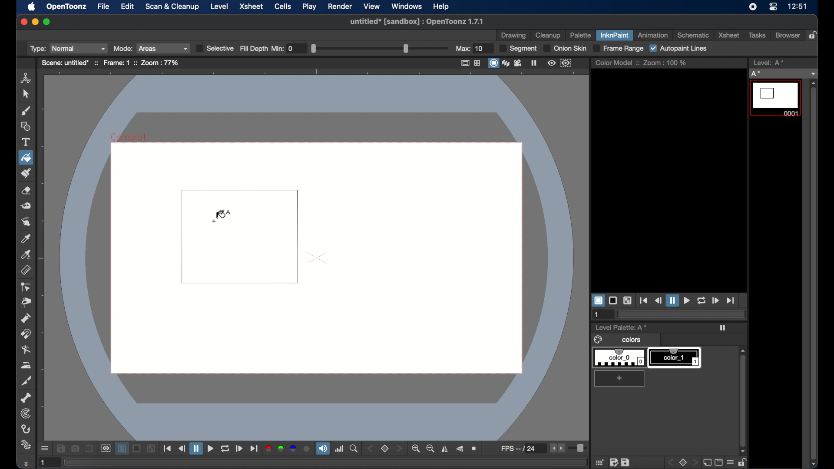 The height and width of the screenshot is (469, 834). Describe the element at coordinates (254, 449) in the screenshot. I see `jump to end` at that location.